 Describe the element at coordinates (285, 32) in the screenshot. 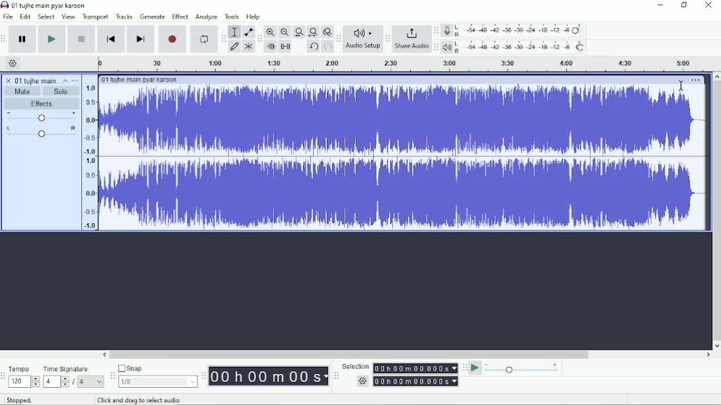

I see `Zoom Out` at that location.